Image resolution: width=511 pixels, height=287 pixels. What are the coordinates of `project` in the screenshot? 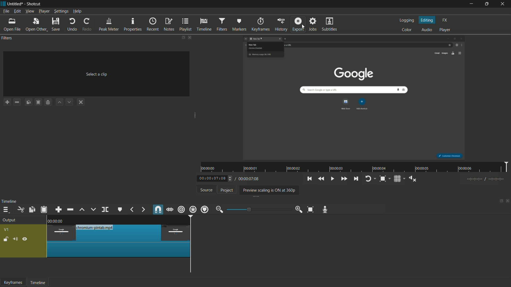 It's located at (227, 190).